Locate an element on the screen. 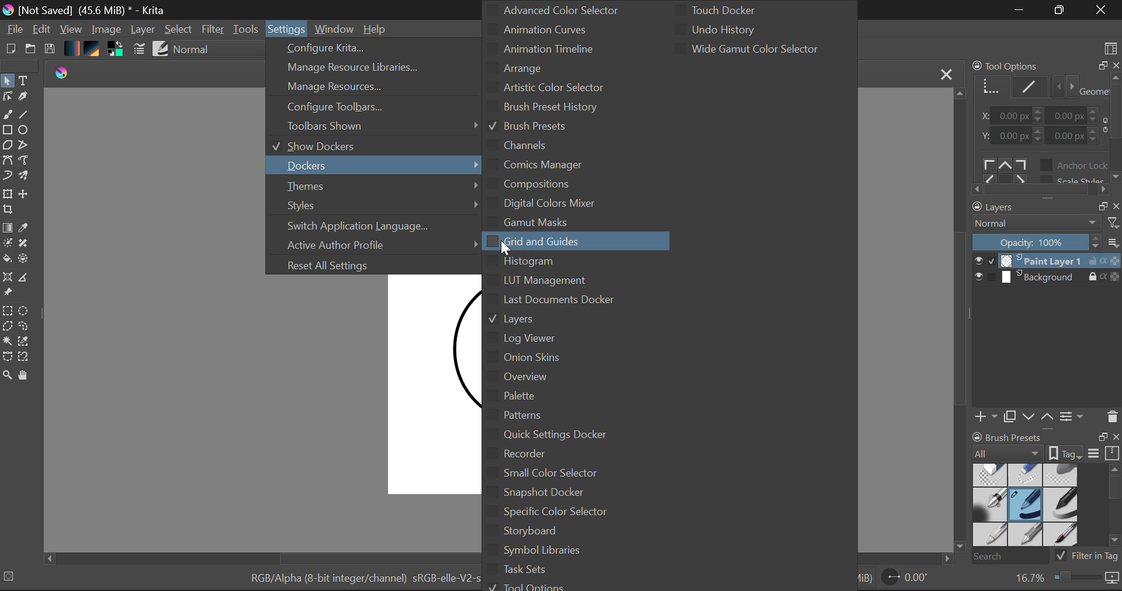 This screenshot has height=591, width=1122. Elipses is located at coordinates (26, 130).